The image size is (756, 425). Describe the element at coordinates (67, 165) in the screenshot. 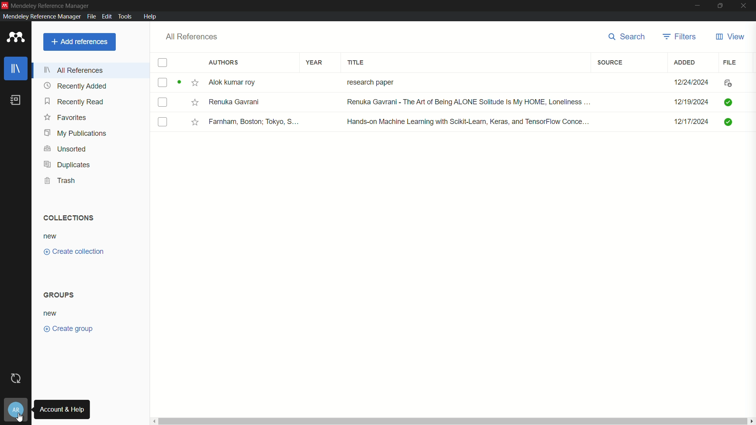

I see `duplicates` at that location.